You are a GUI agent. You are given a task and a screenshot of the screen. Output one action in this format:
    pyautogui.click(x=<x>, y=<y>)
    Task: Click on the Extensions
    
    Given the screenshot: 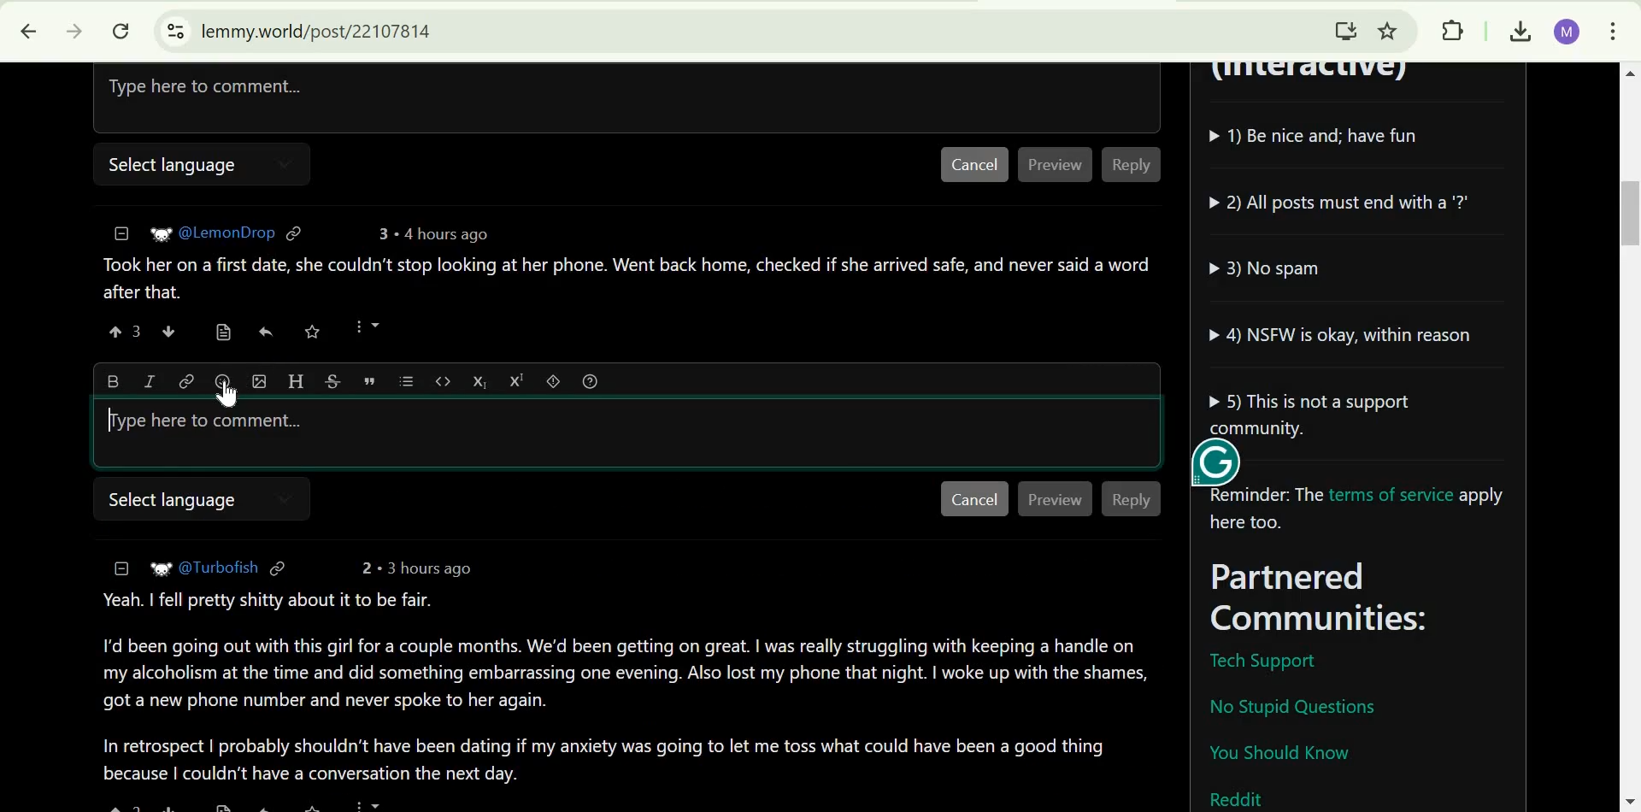 What is the action you would take?
    pyautogui.click(x=1452, y=30)
    